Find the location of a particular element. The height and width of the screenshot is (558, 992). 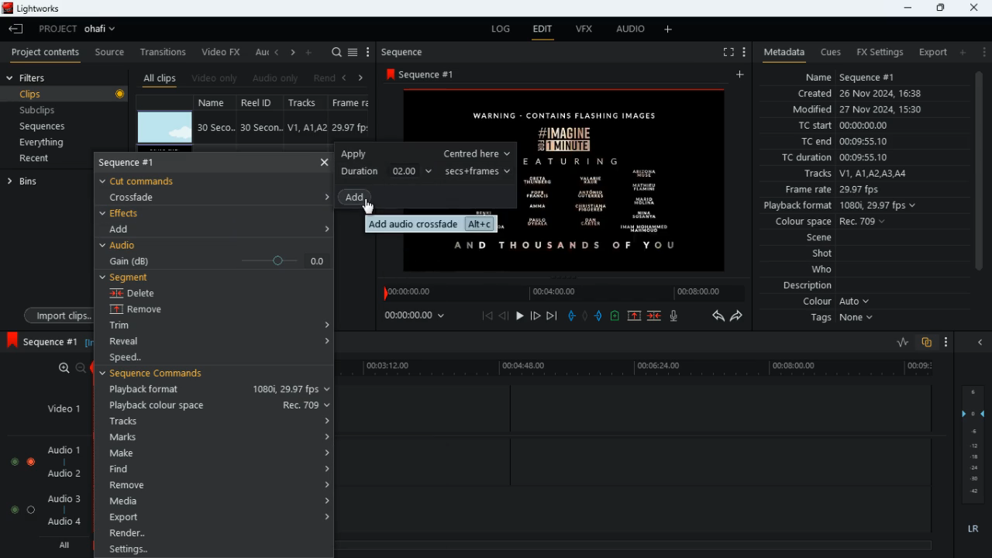

import clips is located at coordinates (55, 315).